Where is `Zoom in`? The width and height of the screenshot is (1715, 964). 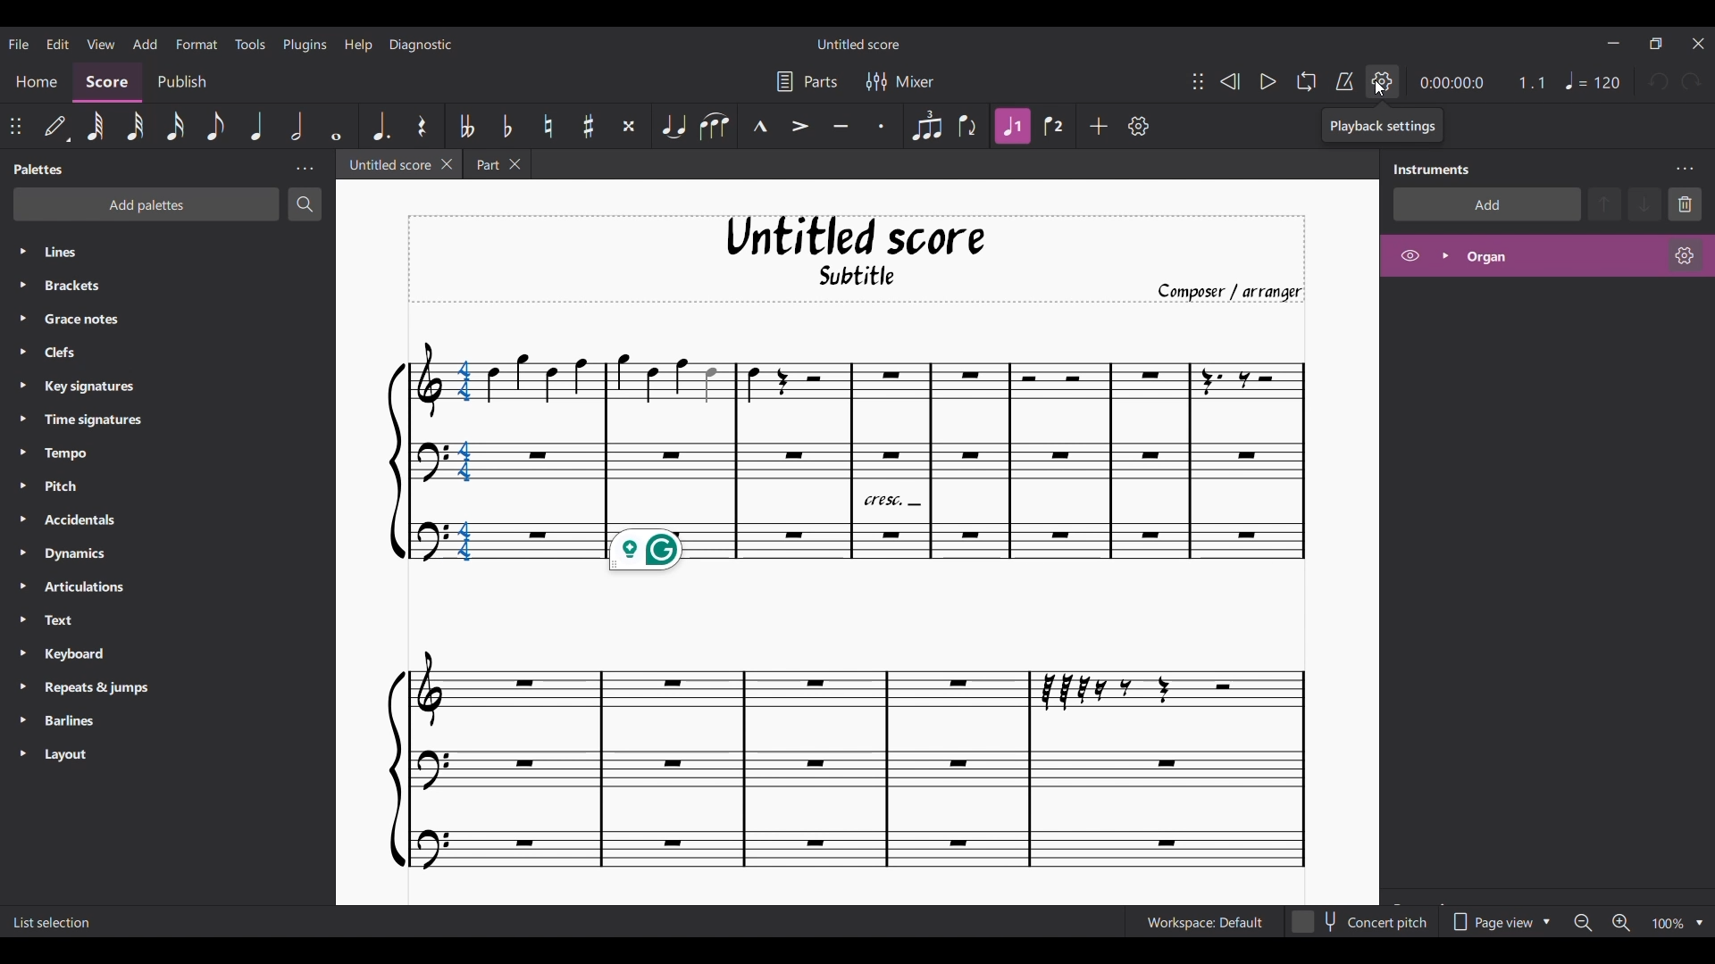
Zoom in is located at coordinates (1621, 923).